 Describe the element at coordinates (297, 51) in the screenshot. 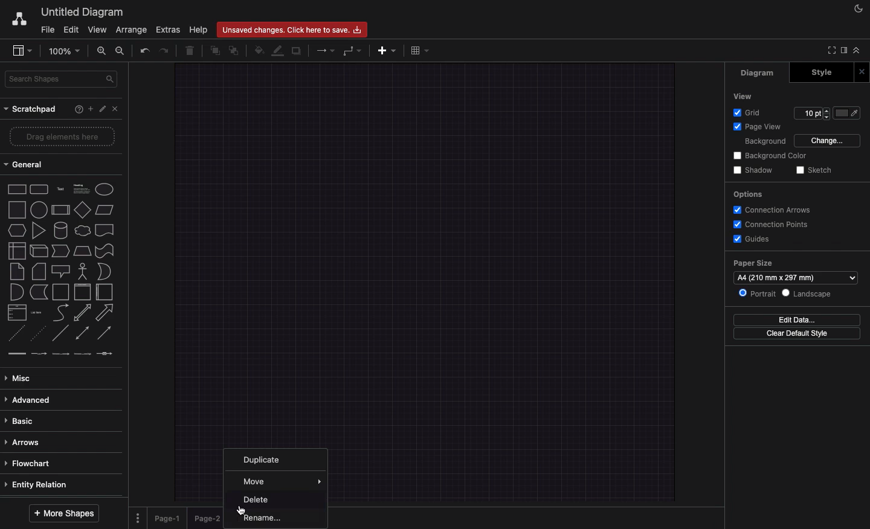

I see `Duplicate` at that location.